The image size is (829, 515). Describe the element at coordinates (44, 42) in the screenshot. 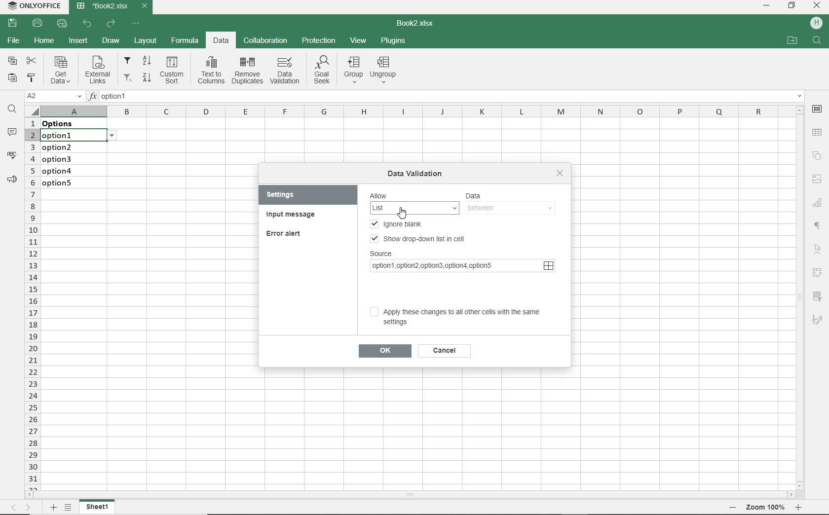

I see `HOME` at that location.